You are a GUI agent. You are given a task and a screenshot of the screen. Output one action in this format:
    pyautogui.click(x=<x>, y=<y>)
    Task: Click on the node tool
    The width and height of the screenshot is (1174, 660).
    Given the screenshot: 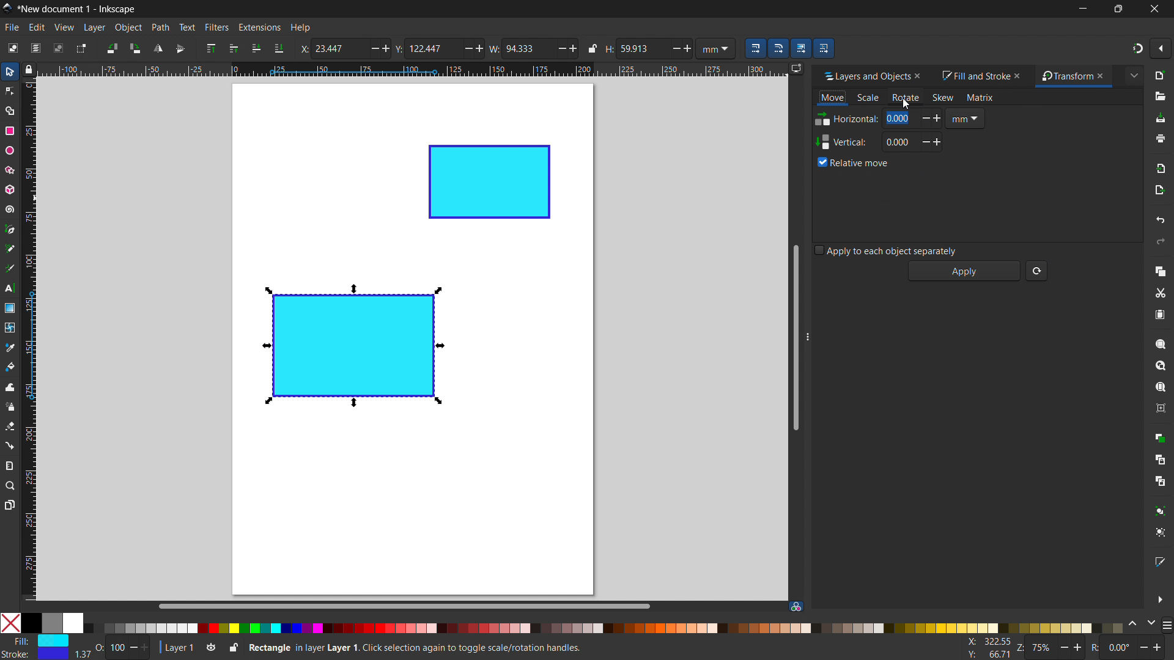 What is the action you would take?
    pyautogui.click(x=9, y=90)
    